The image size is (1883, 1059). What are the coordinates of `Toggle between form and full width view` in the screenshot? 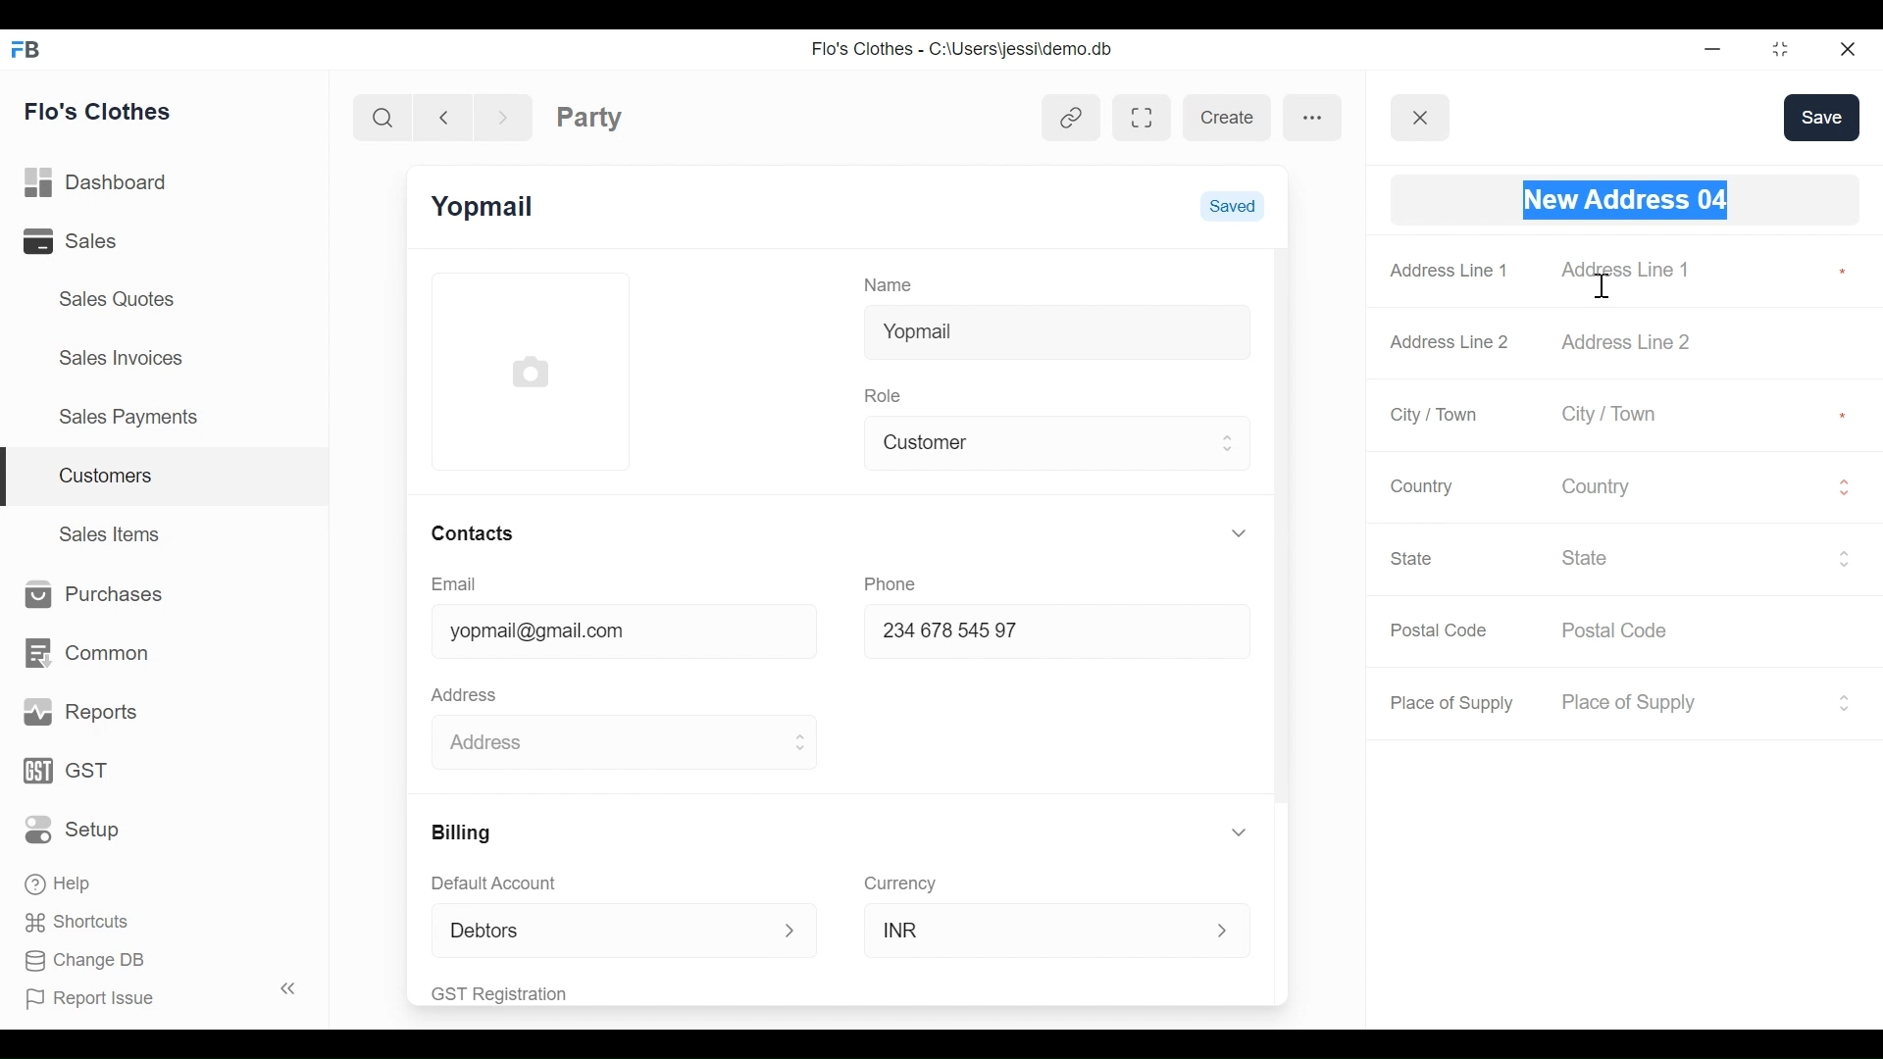 It's located at (1143, 118).